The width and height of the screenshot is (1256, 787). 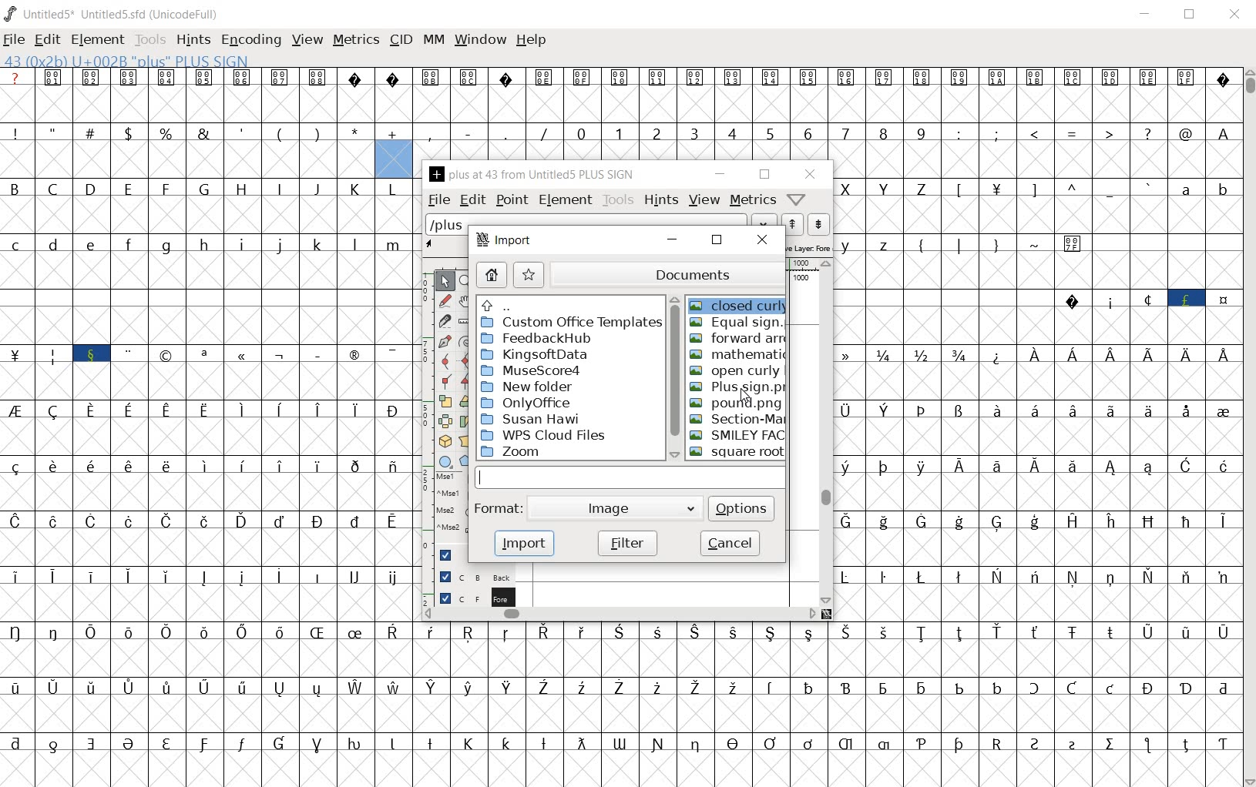 What do you see at coordinates (533, 371) in the screenshot?
I see `MuseScore` at bounding box center [533, 371].